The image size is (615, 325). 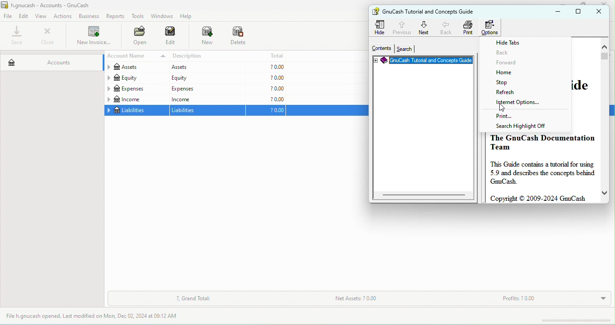 What do you see at coordinates (605, 47) in the screenshot?
I see `move up` at bounding box center [605, 47].